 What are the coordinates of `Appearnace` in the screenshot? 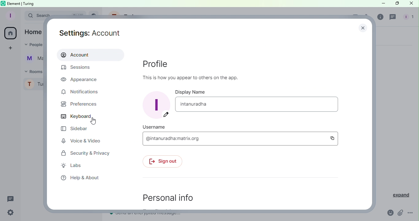 It's located at (80, 79).